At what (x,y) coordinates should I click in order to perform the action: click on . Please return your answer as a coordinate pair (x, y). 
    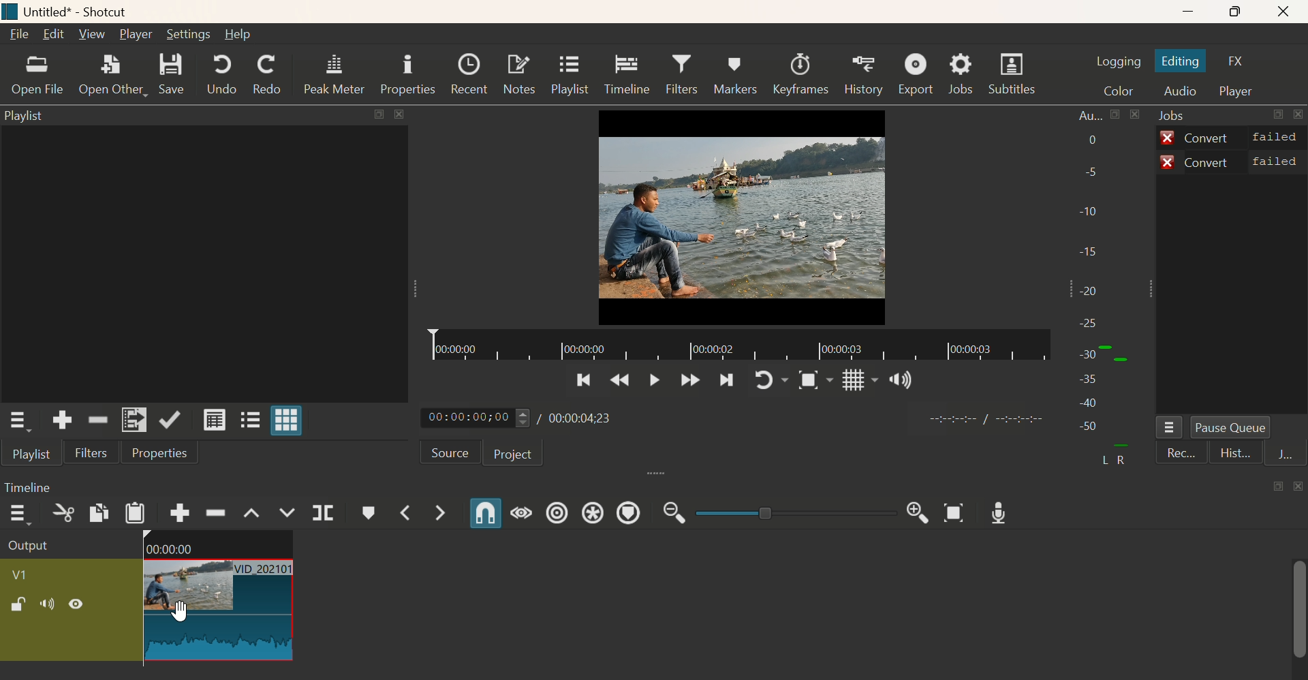
    Looking at the image, I should click on (953, 514).